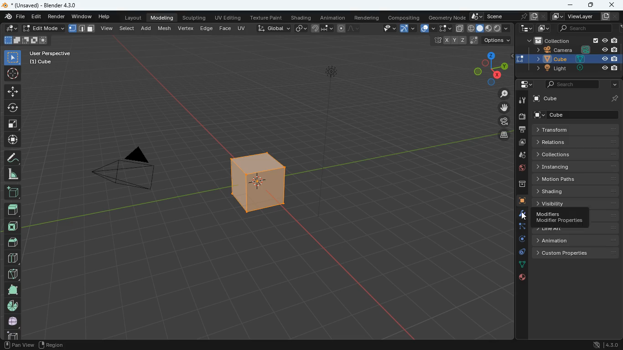 The height and width of the screenshot is (350, 623). I want to click on top, so click(13, 211).